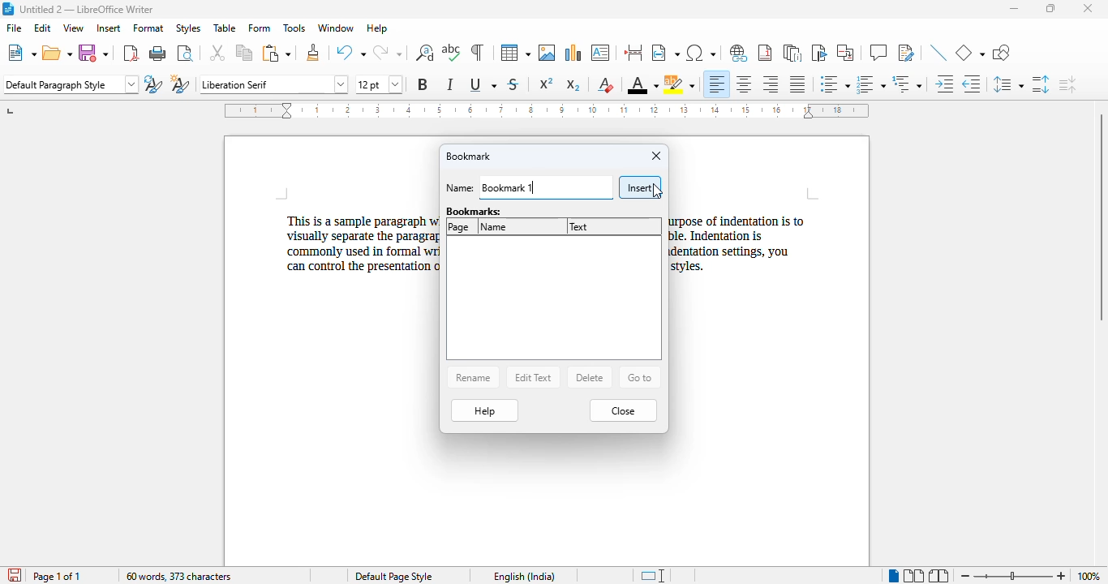  I want to click on insert cross-reference, so click(846, 53).